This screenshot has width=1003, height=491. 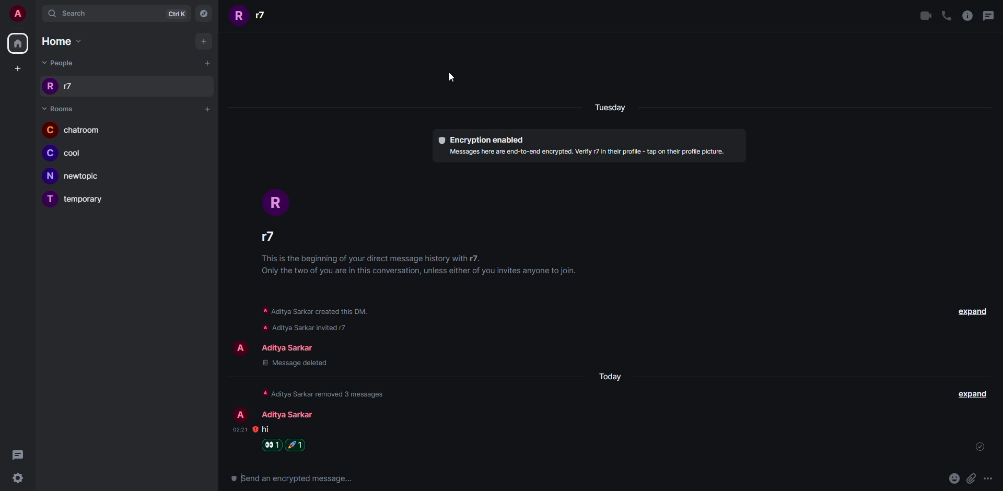 I want to click on day, so click(x=609, y=108).